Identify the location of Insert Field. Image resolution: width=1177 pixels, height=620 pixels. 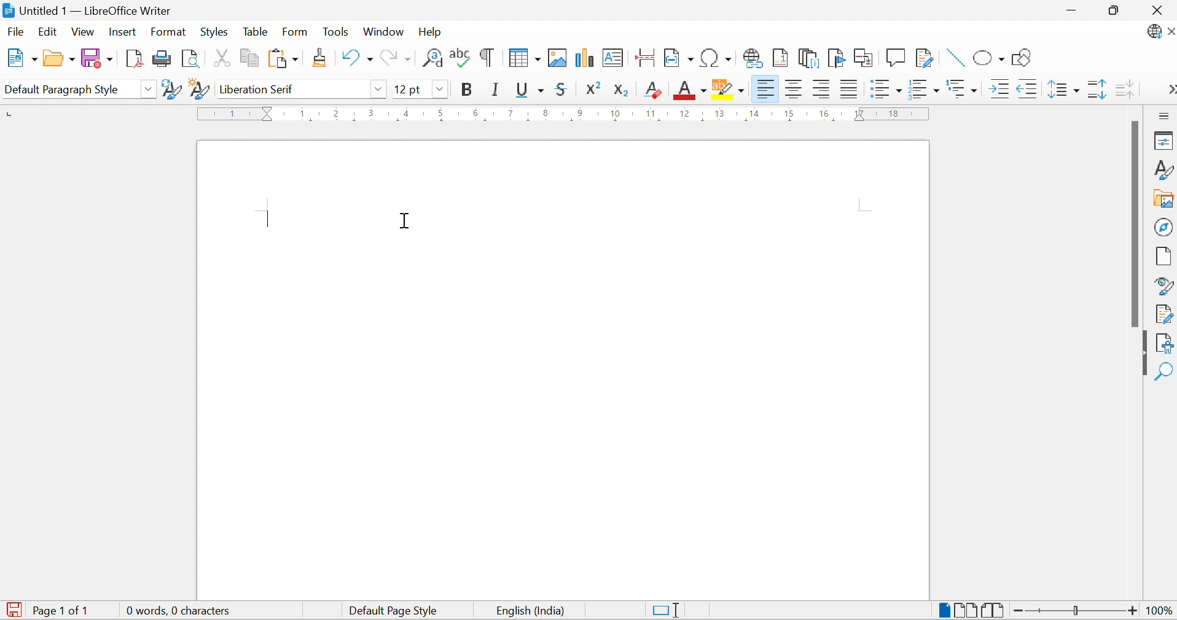
(678, 57).